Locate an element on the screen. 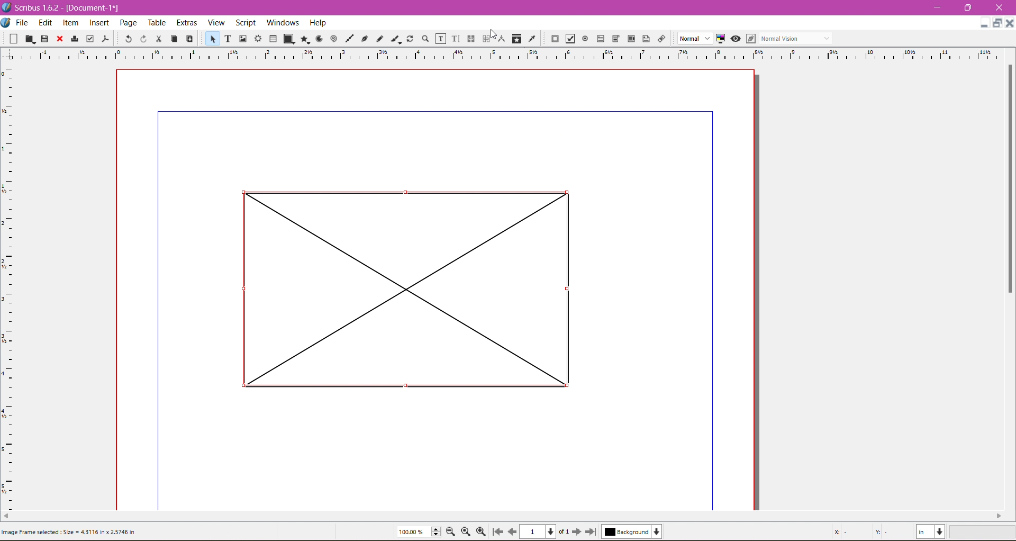  Go to next page is located at coordinates (578, 532).